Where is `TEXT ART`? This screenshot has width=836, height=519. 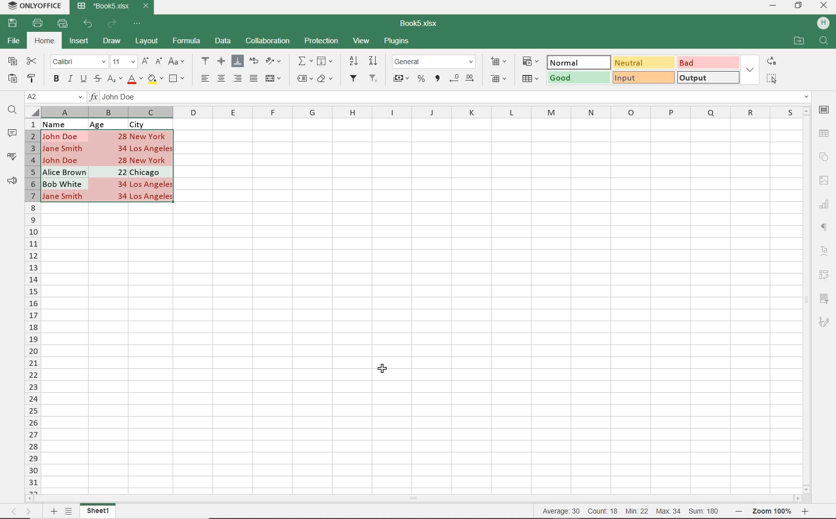
TEXT ART is located at coordinates (825, 253).